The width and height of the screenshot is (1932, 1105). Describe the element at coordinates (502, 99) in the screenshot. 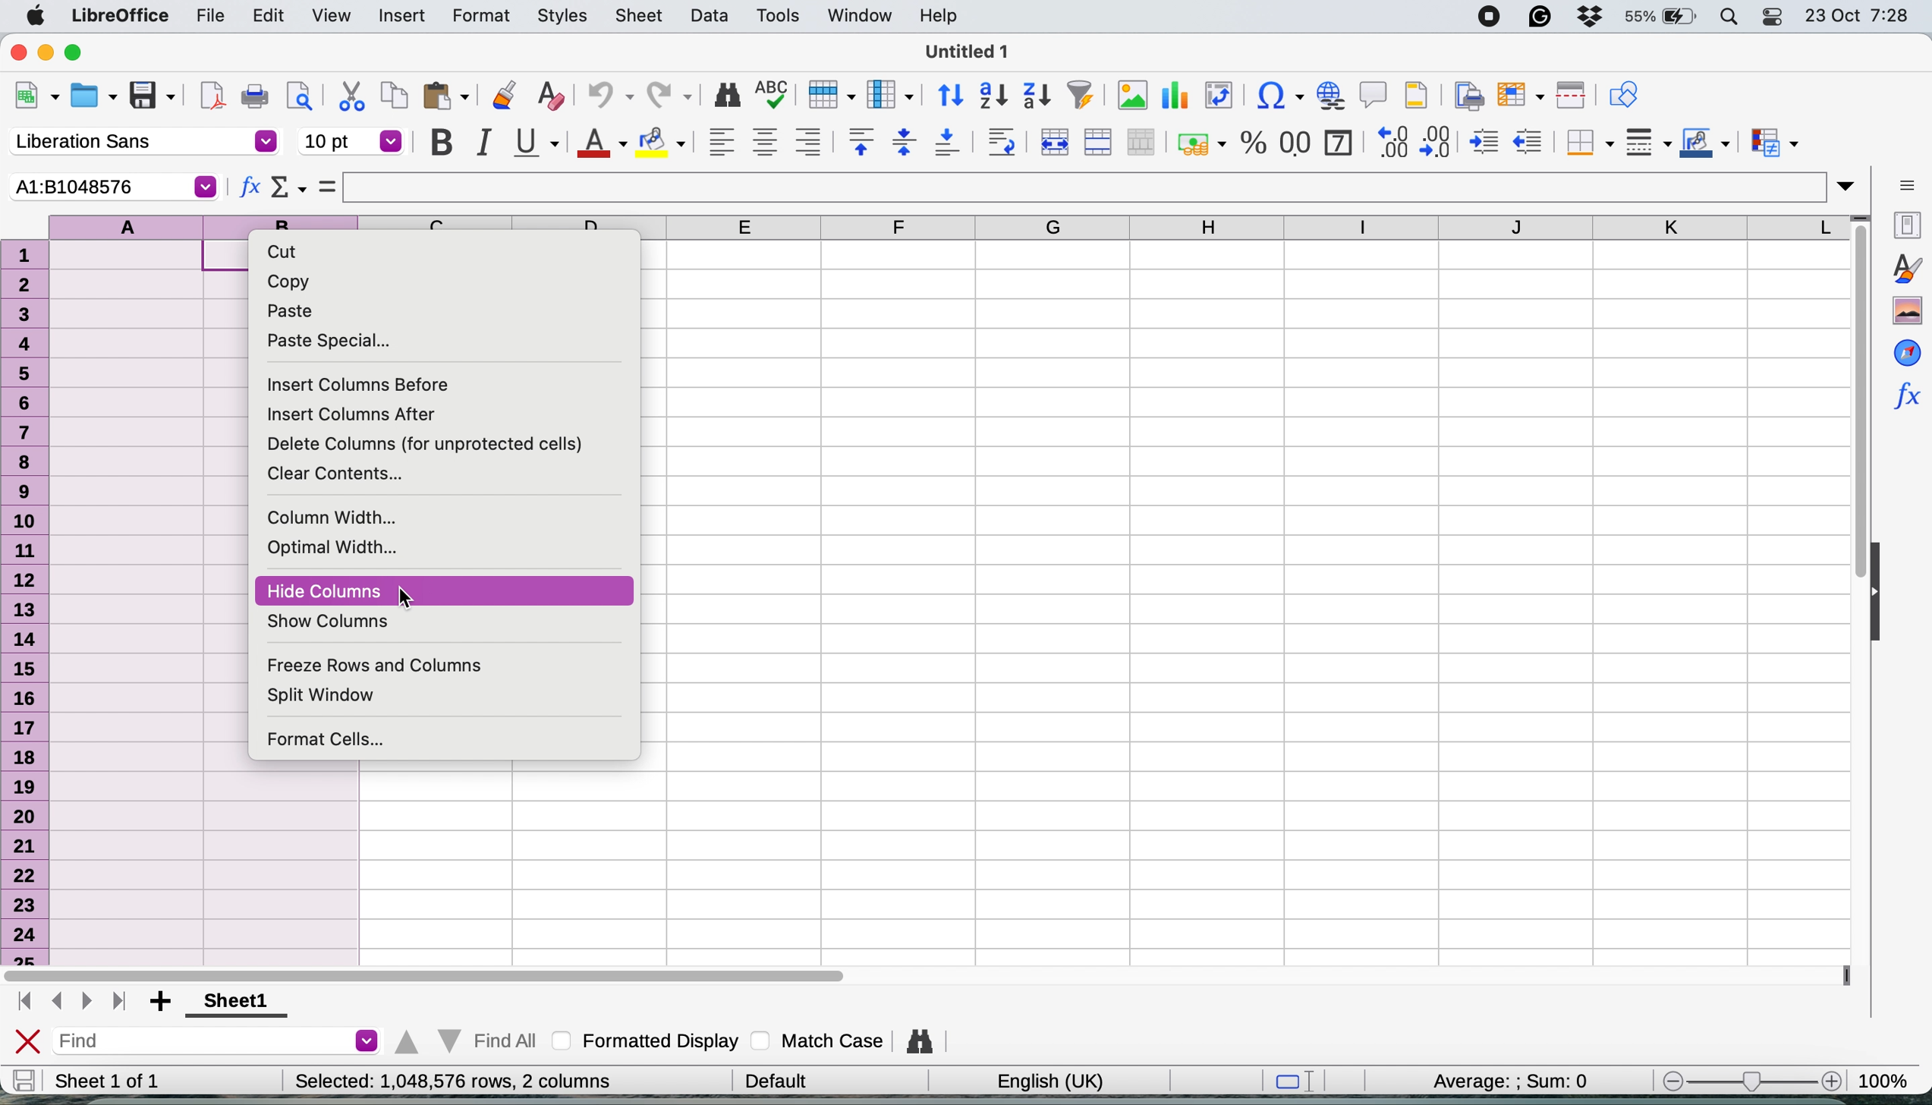

I see `clone formatting` at that location.